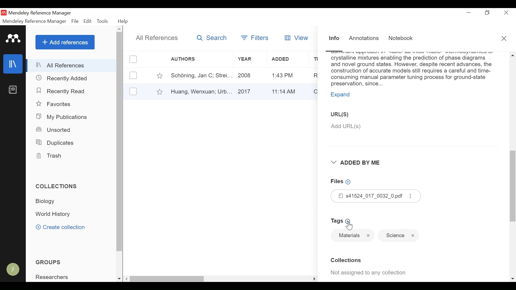 The width and height of the screenshot is (516, 290). What do you see at coordinates (199, 75) in the screenshot?
I see `Author` at bounding box center [199, 75].